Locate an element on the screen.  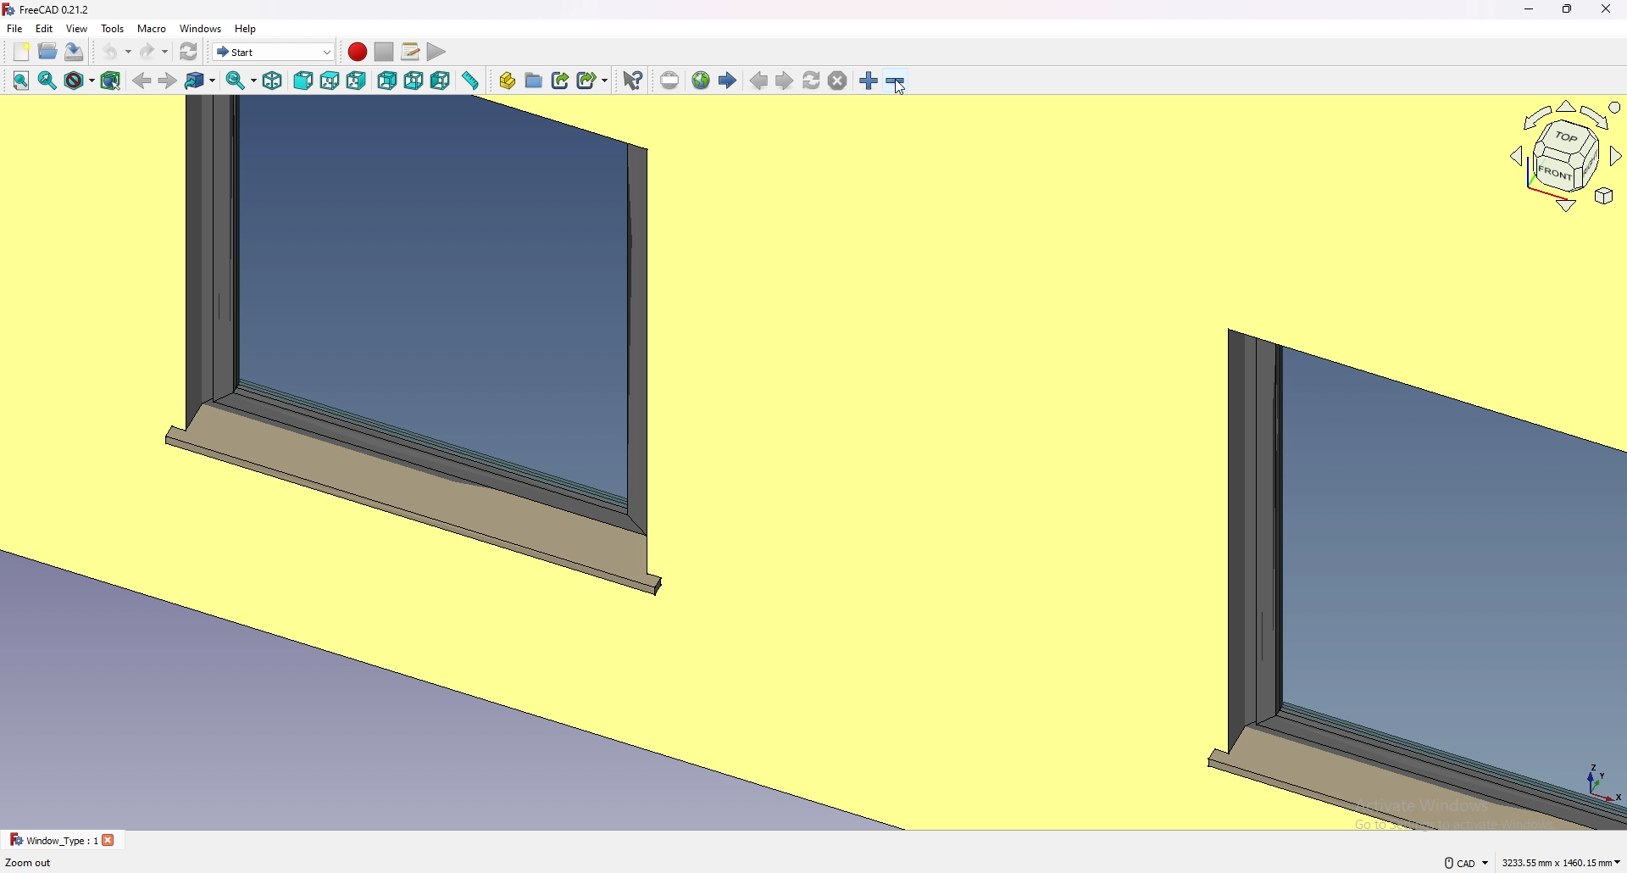
bounding box is located at coordinates (110, 81).